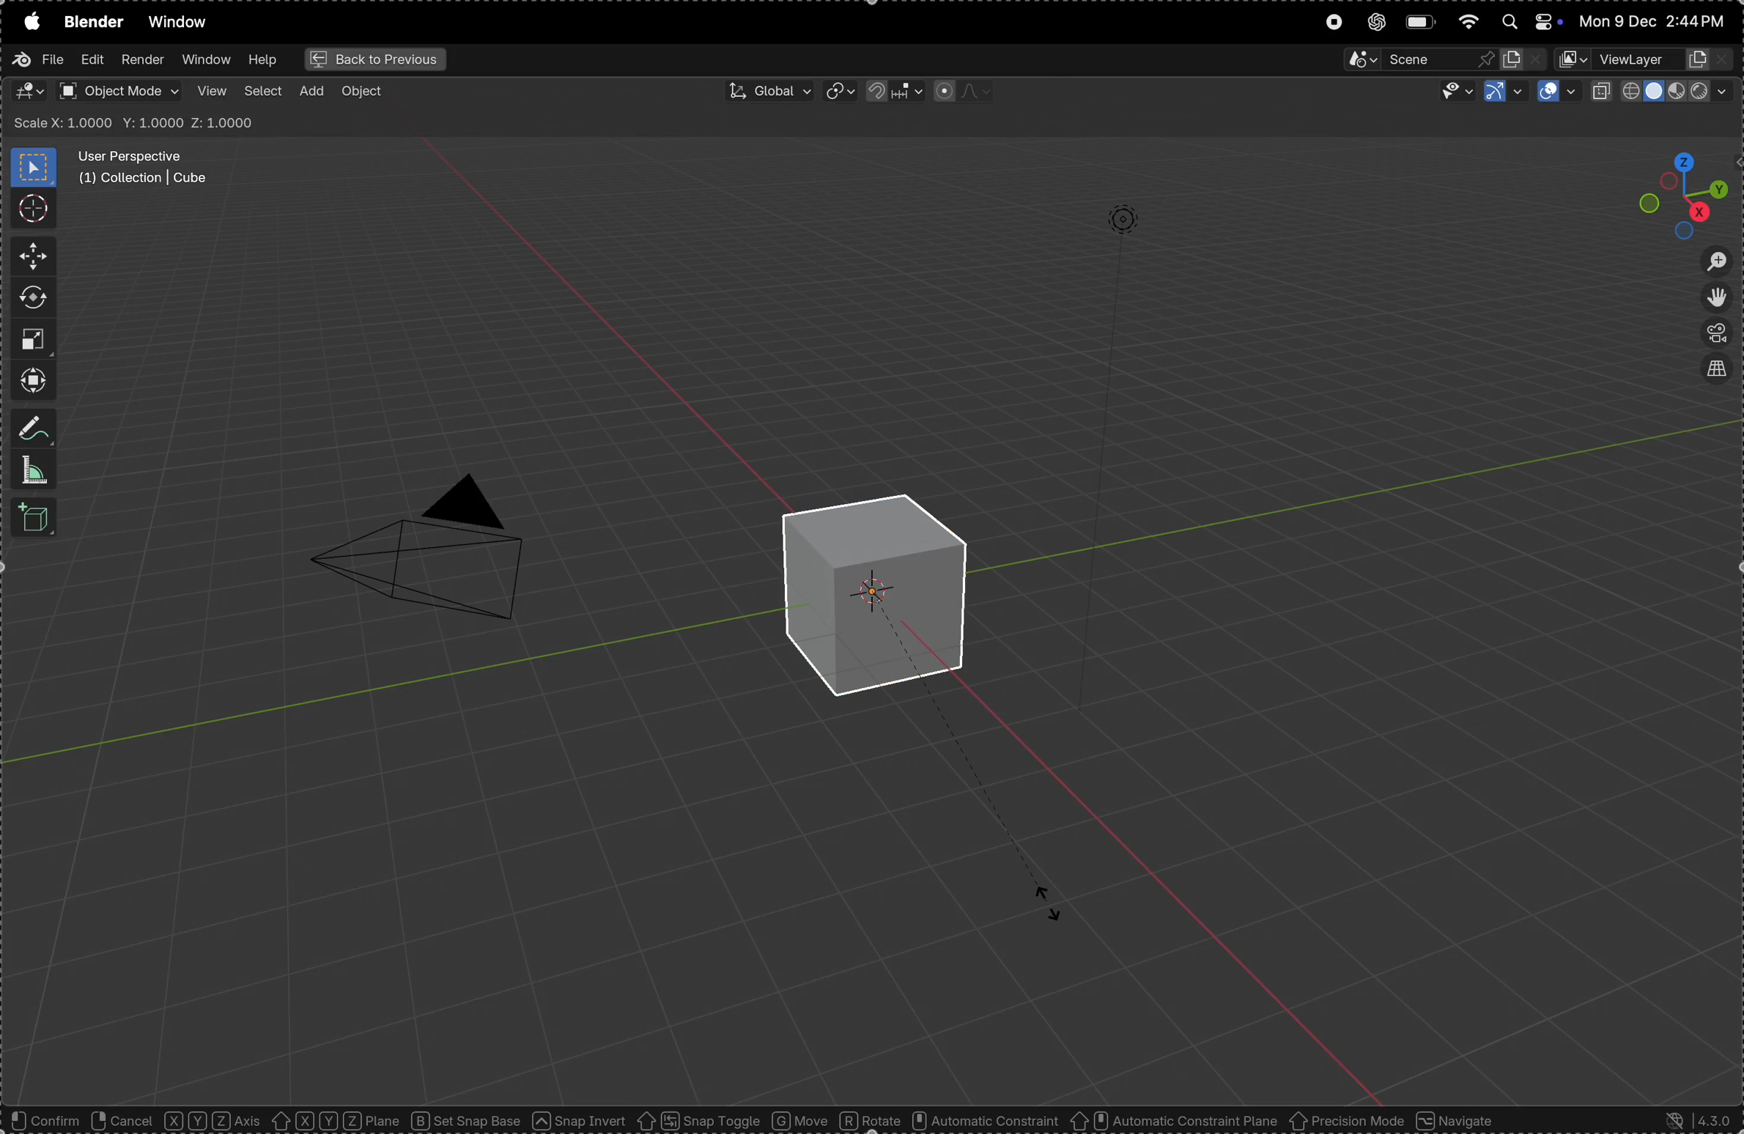  Describe the element at coordinates (1455, 93) in the screenshot. I see `visibility` at that location.